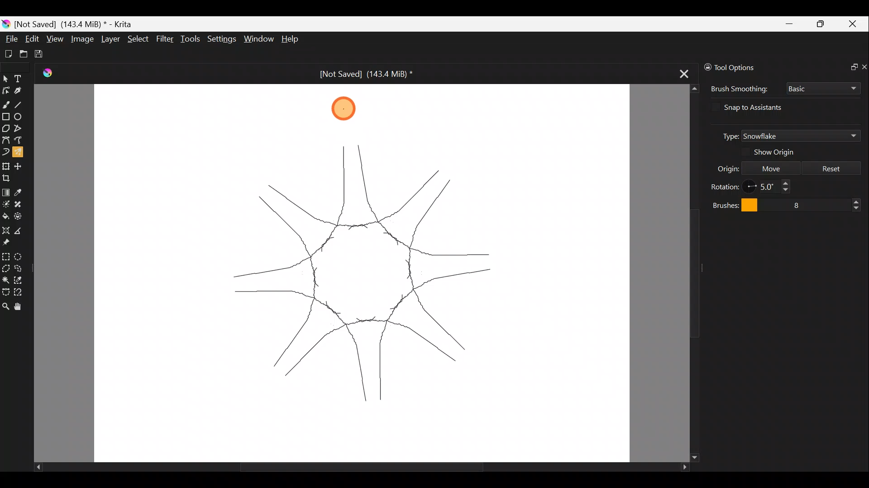 Image resolution: width=869 pixels, height=488 pixels. I want to click on File, so click(9, 40).